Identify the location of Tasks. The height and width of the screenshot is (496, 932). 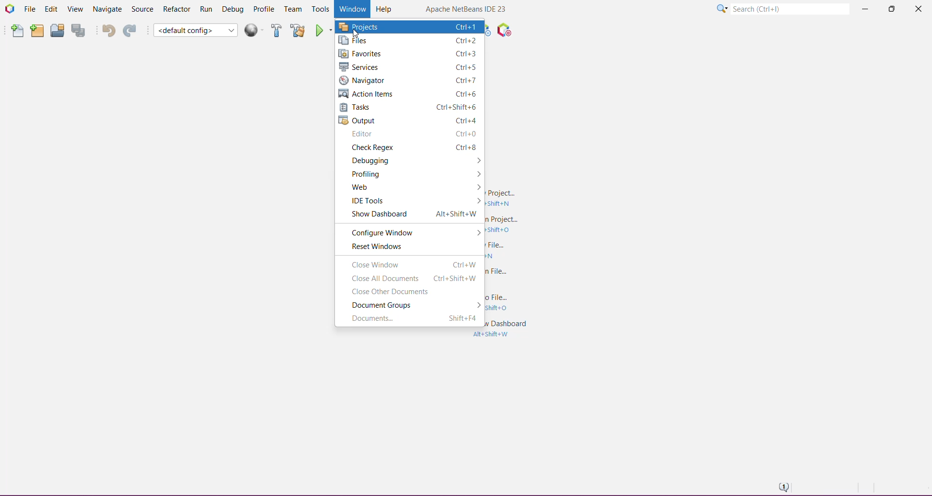
(409, 107).